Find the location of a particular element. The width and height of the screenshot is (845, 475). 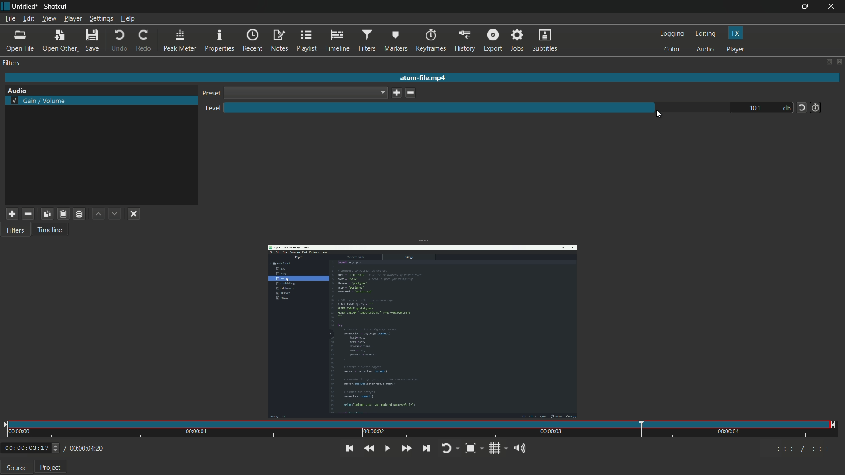

00:00:03:17 (Current Time) is located at coordinates (32, 449).